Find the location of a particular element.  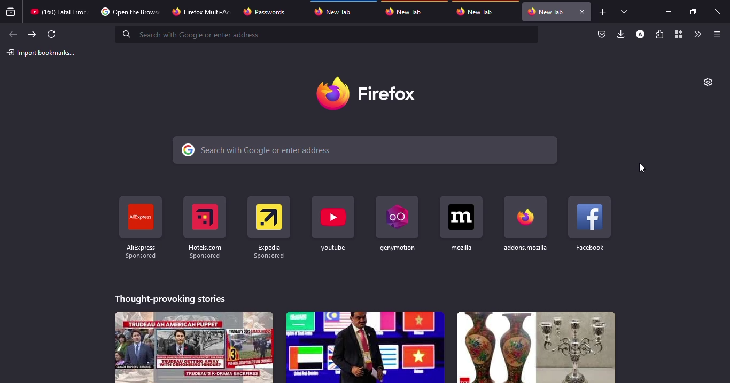

view recent browsing history is located at coordinates (11, 12).